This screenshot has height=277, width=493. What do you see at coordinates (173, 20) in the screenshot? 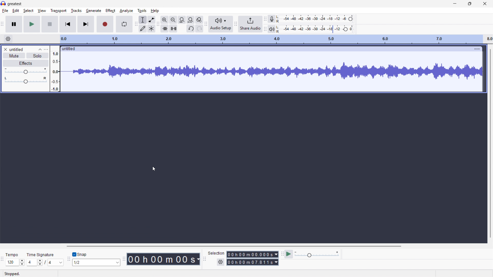
I see `zoom out` at bounding box center [173, 20].